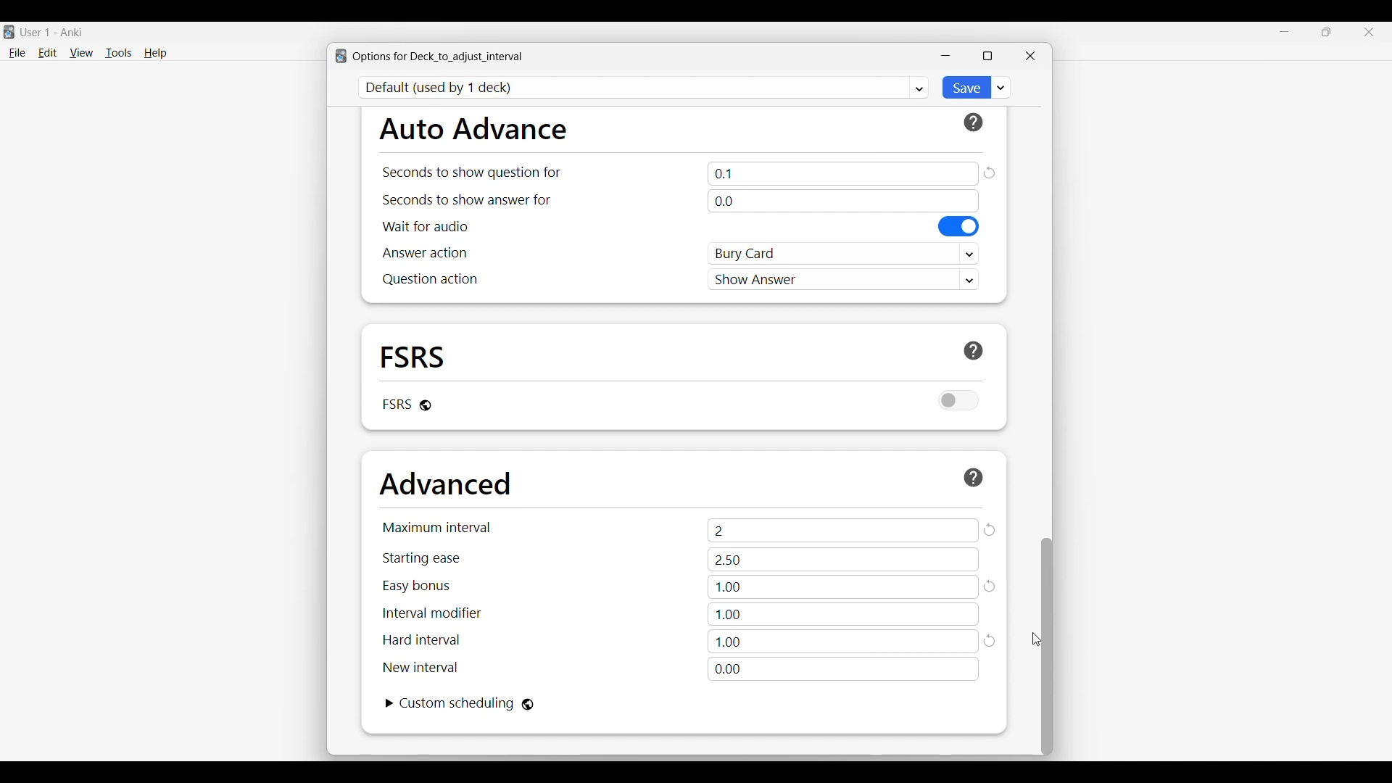  Describe the element at coordinates (945, 56) in the screenshot. I see `Minimize window` at that location.